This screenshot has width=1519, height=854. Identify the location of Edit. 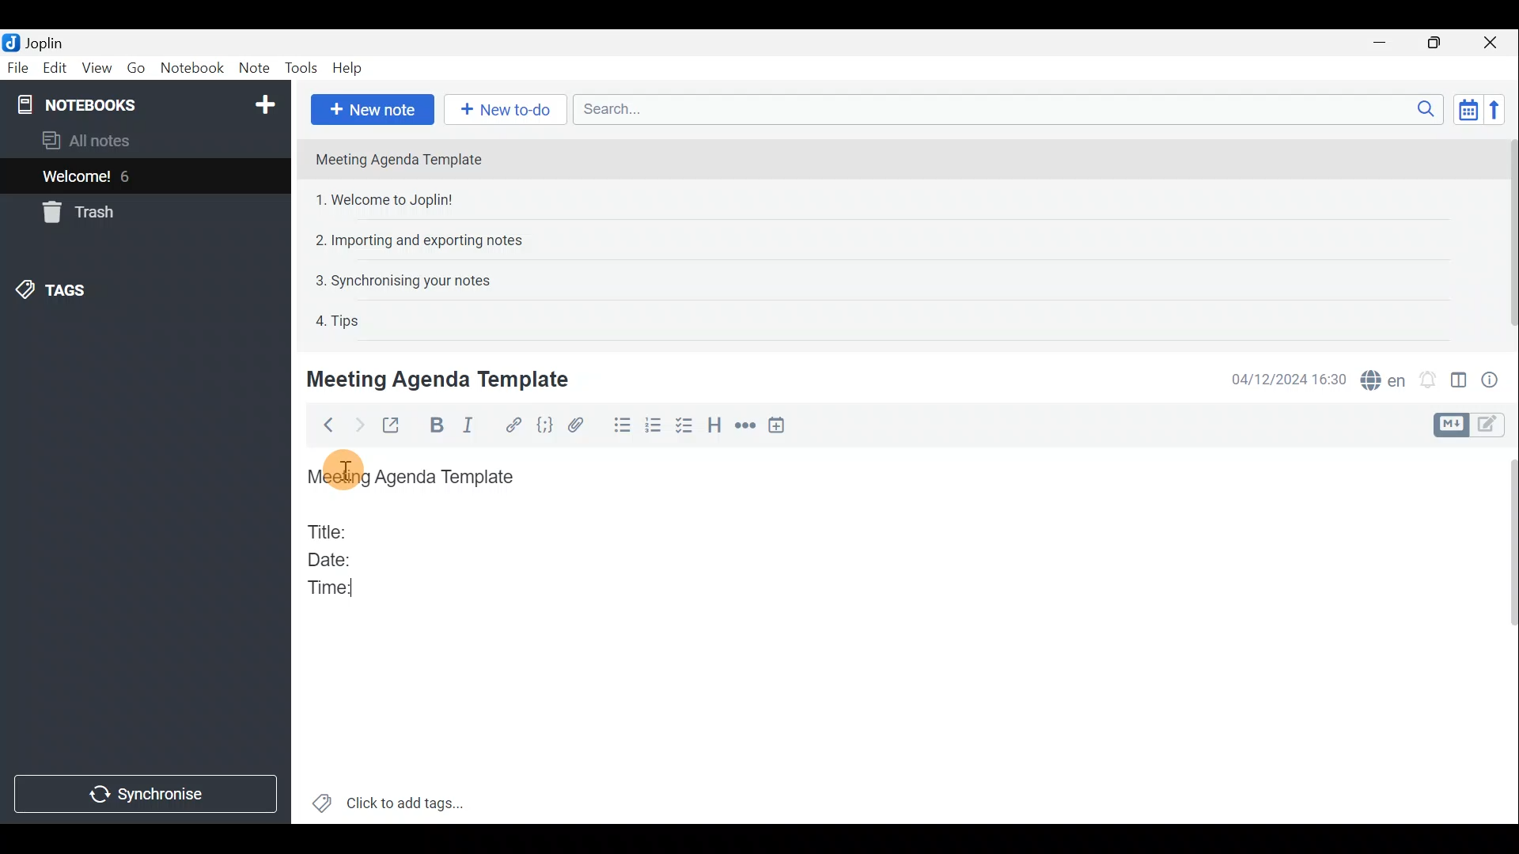
(55, 70).